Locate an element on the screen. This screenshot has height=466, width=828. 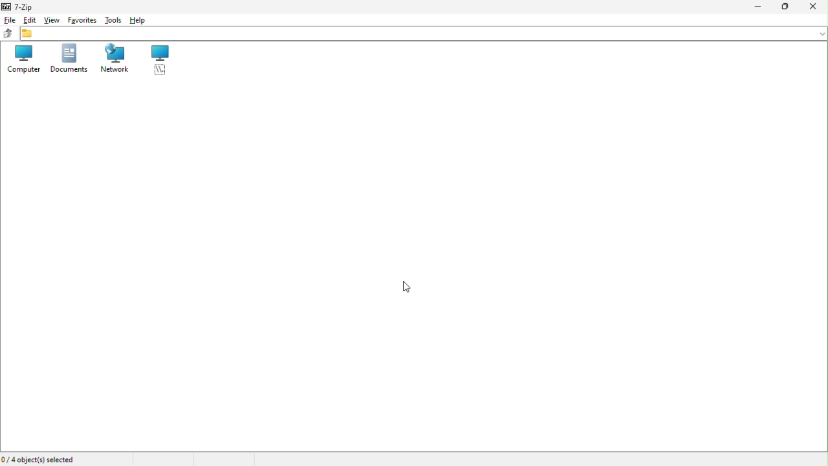
Minimize is located at coordinates (755, 8).